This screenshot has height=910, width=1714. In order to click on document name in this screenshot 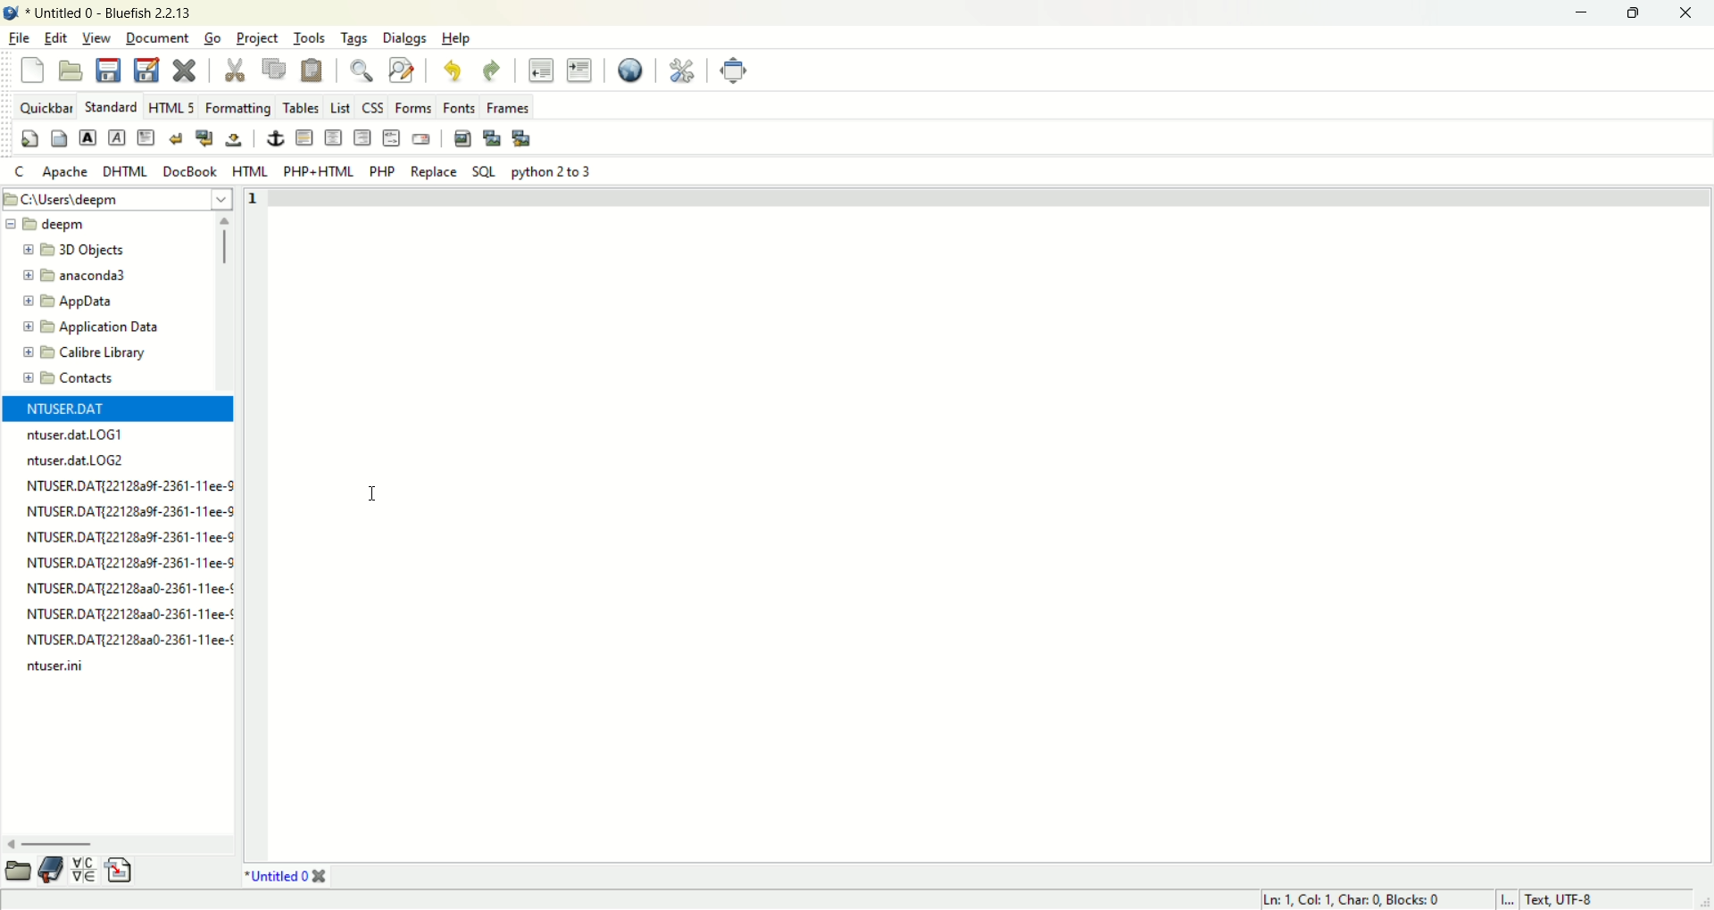, I will do `click(278, 875)`.